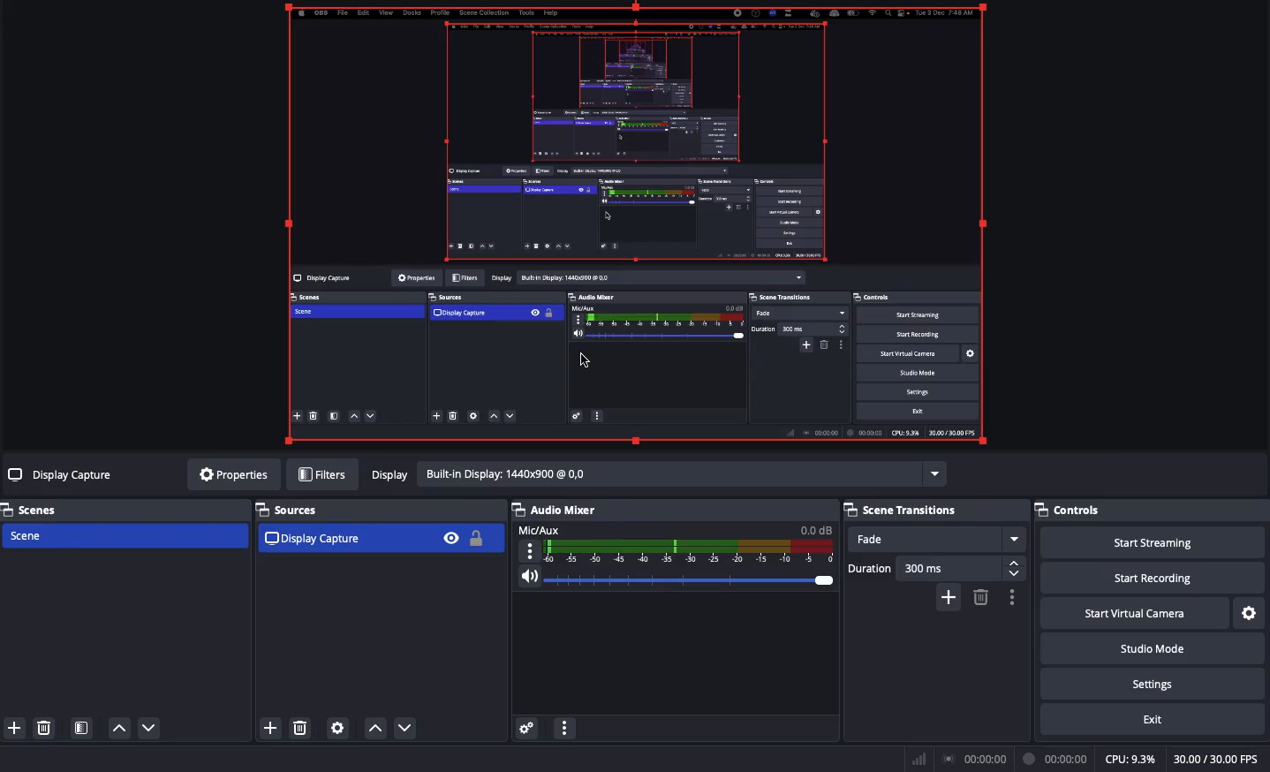 This screenshot has height=772, width=1270. Describe the element at coordinates (918, 759) in the screenshot. I see `Bars` at that location.